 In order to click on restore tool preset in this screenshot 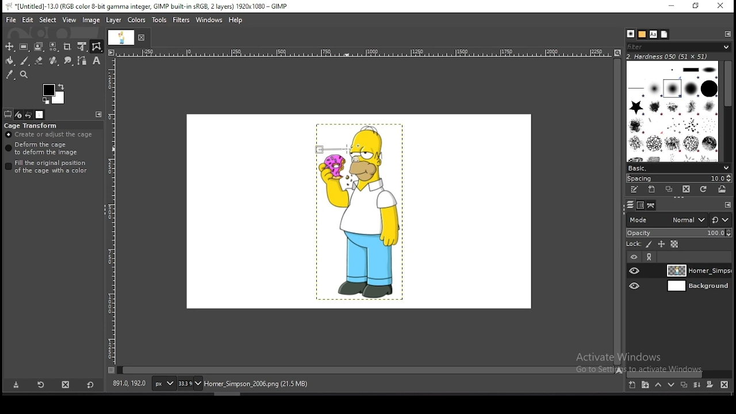, I will do `click(41, 385)`.